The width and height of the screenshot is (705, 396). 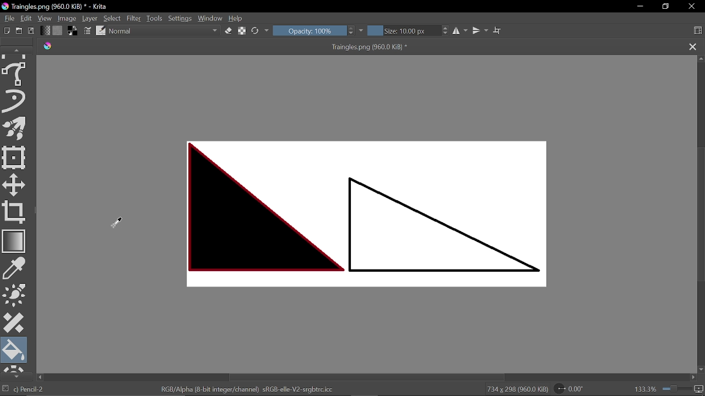 I want to click on app icon, so click(x=48, y=47).